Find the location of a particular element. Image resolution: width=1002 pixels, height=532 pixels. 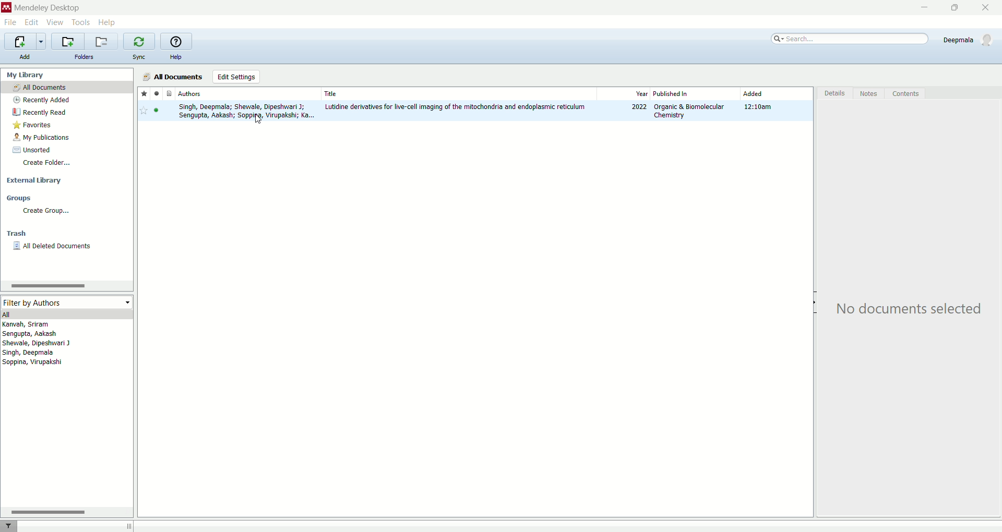

help is located at coordinates (109, 23).